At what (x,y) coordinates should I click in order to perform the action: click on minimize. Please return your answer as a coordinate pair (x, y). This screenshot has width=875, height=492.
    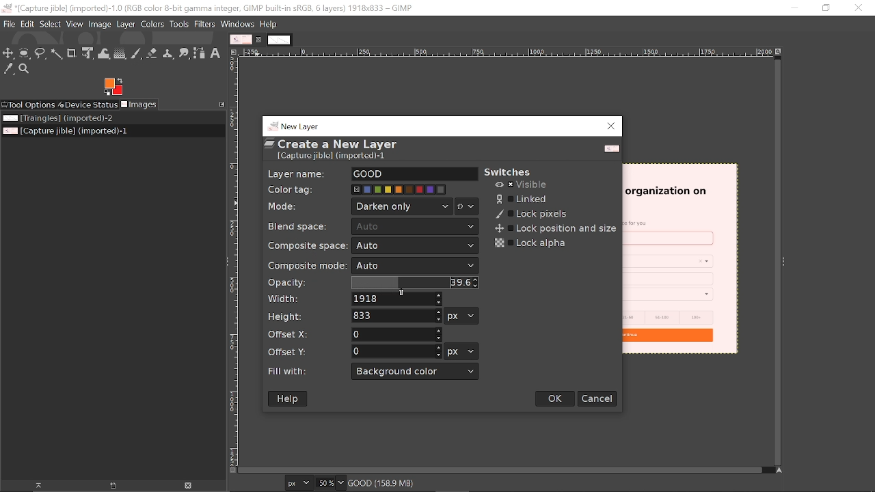
    Looking at the image, I should click on (790, 8).